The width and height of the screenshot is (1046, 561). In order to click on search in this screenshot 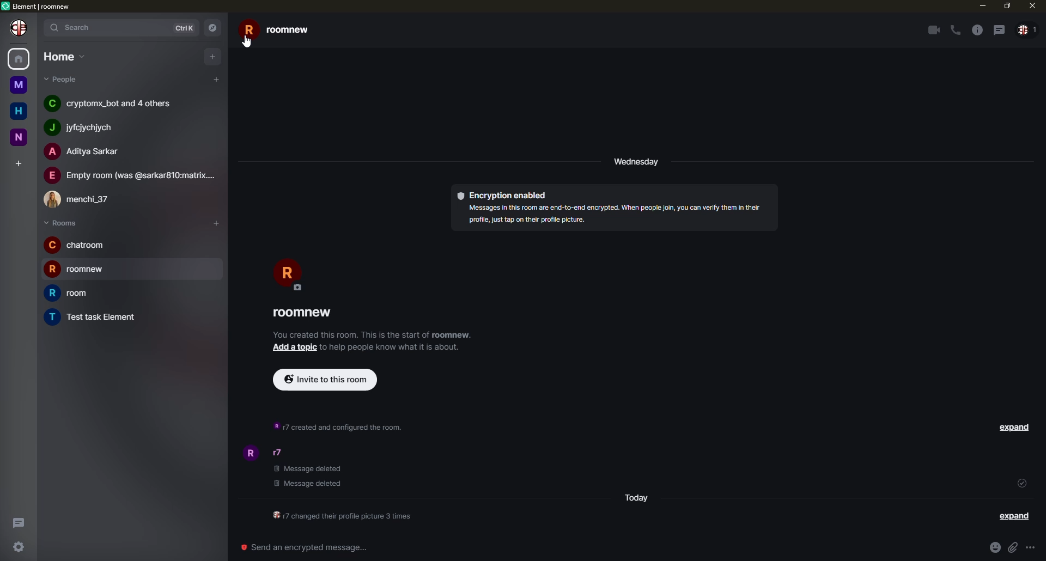, I will do `click(75, 28)`.